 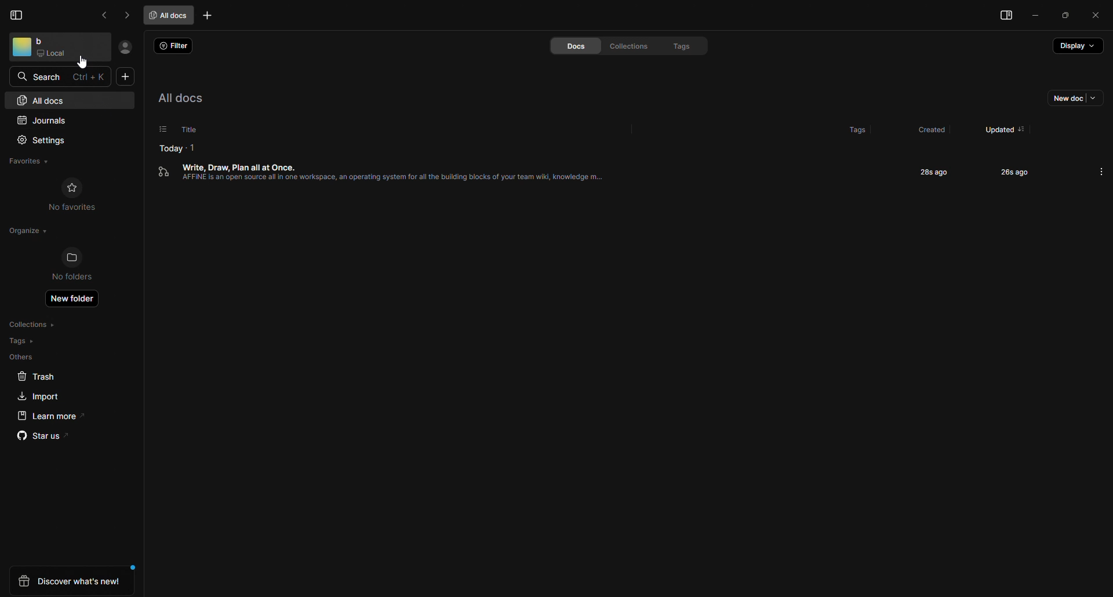 What do you see at coordinates (106, 15) in the screenshot?
I see `go back` at bounding box center [106, 15].